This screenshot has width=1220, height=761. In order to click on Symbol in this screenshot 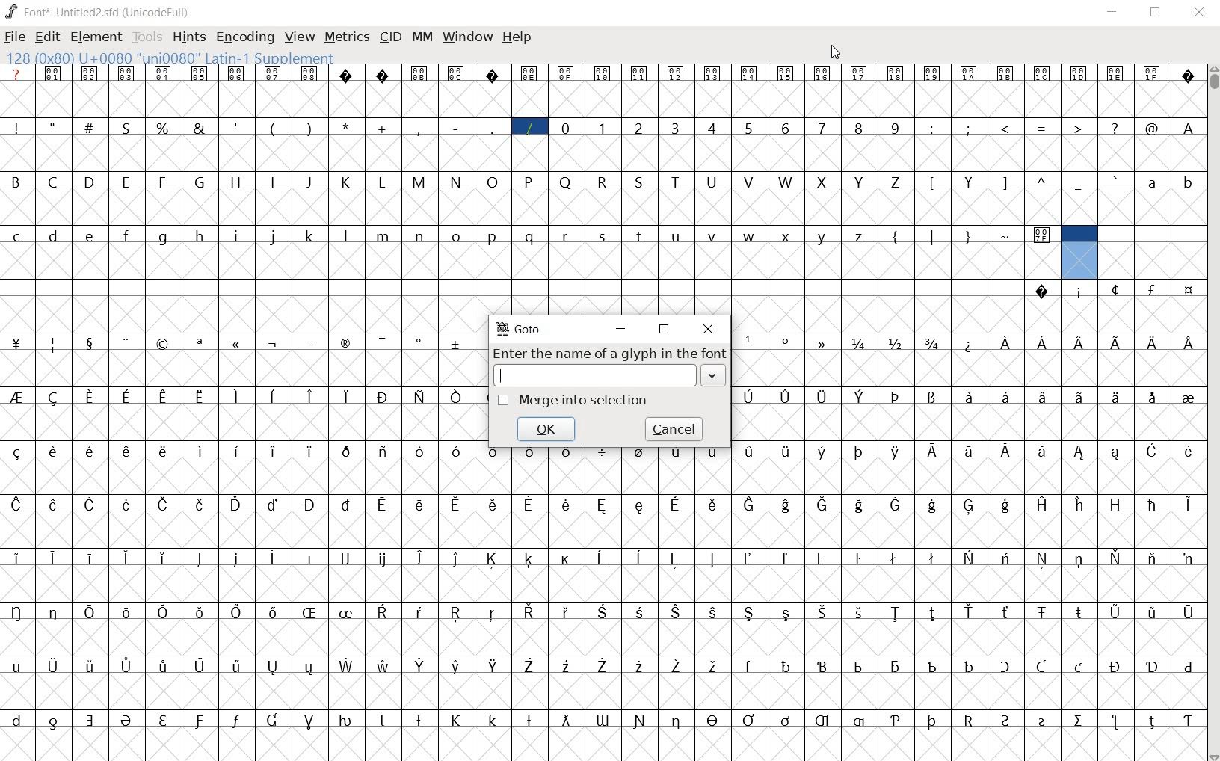, I will do `click(457, 343)`.